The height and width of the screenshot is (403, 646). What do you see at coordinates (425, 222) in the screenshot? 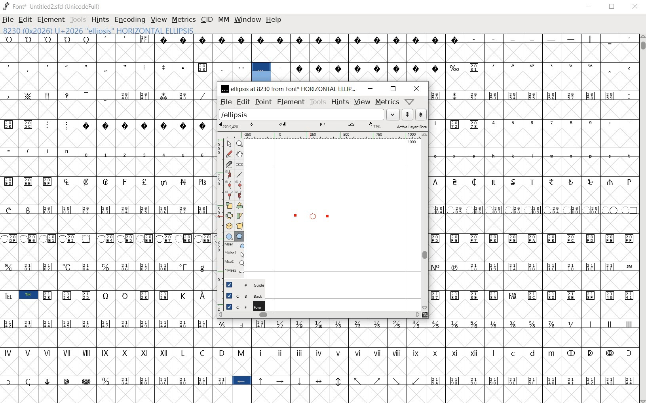
I see `scrollbar` at bounding box center [425, 222].